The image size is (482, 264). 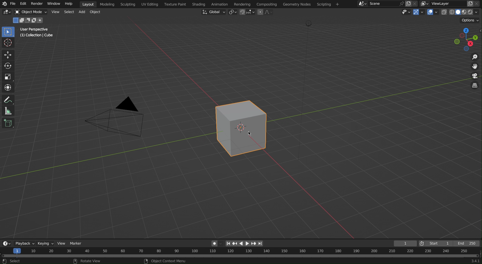 What do you see at coordinates (405, 243) in the screenshot?
I see `Current Frame` at bounding box center [405, 243].